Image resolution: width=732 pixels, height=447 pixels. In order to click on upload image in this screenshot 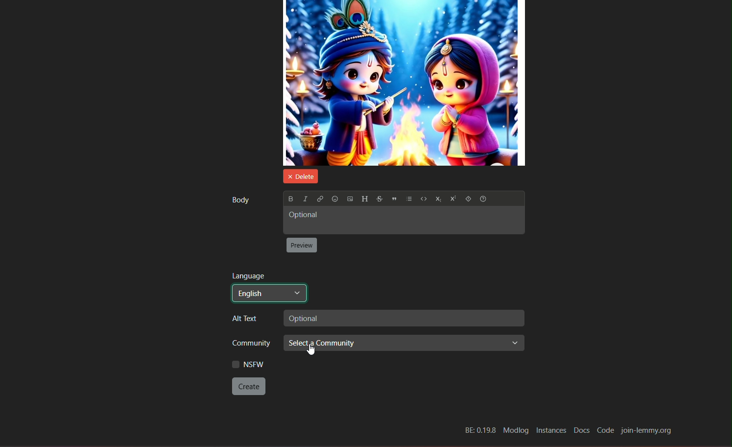, I will do `click(350, 199)`.